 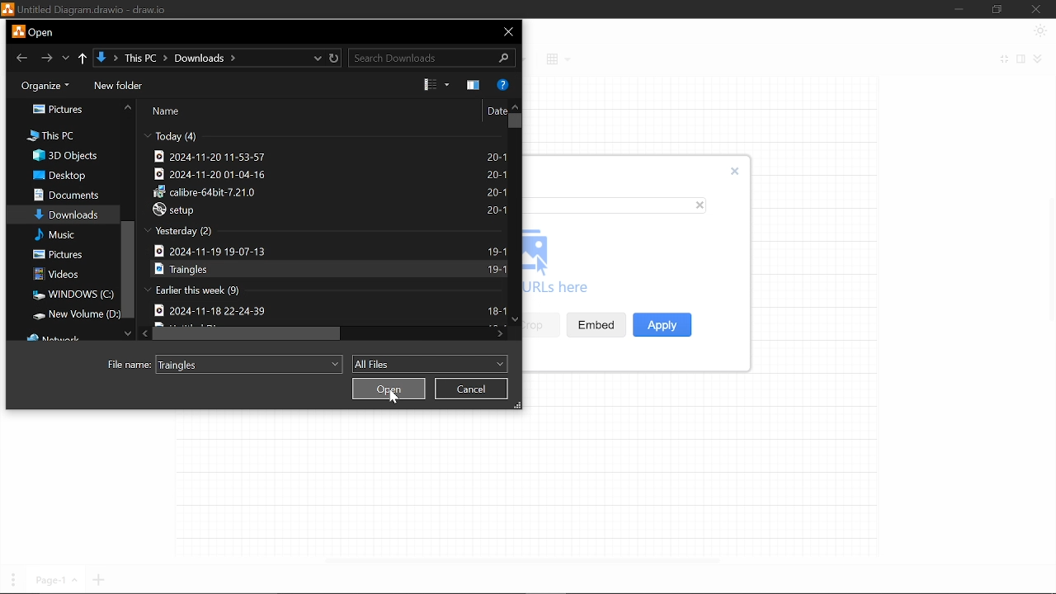 What do you see at coordinates (1041, 31) in the screenshot?
I see `Appearence` at bounding box center [1041, 31].